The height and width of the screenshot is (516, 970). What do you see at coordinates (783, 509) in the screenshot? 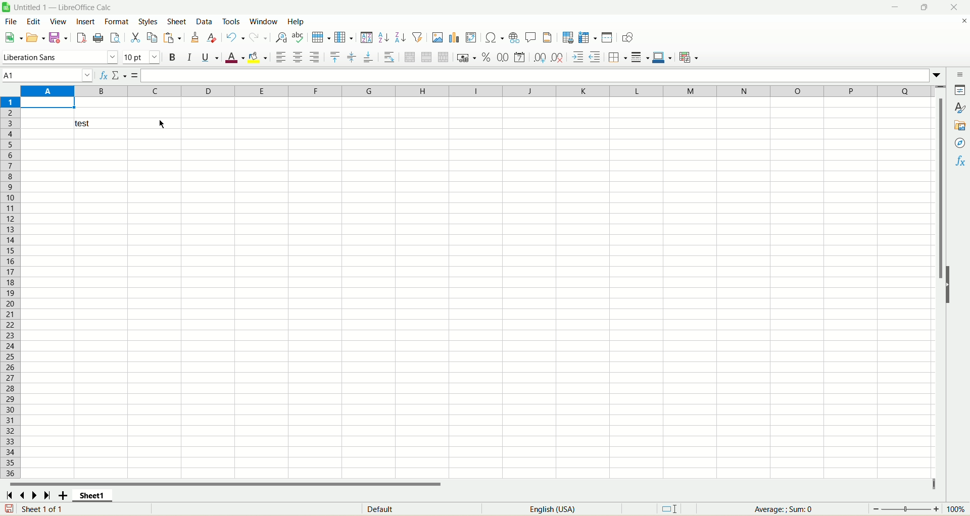
I see `Average: ; Sum: 0` at bounding box center [783, 509].